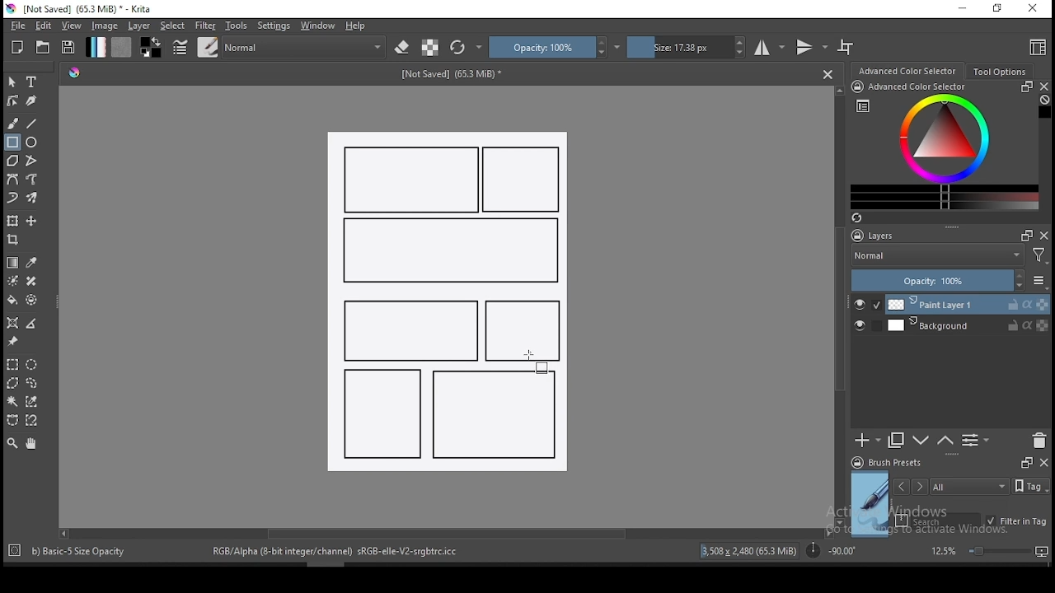  I want to click on Filter, so click(1039, 258).